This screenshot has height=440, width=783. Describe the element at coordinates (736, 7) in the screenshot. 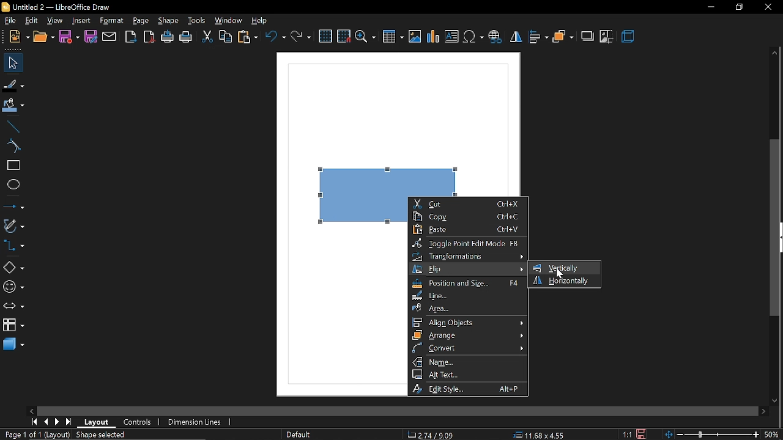

I see `restore down` at that location.